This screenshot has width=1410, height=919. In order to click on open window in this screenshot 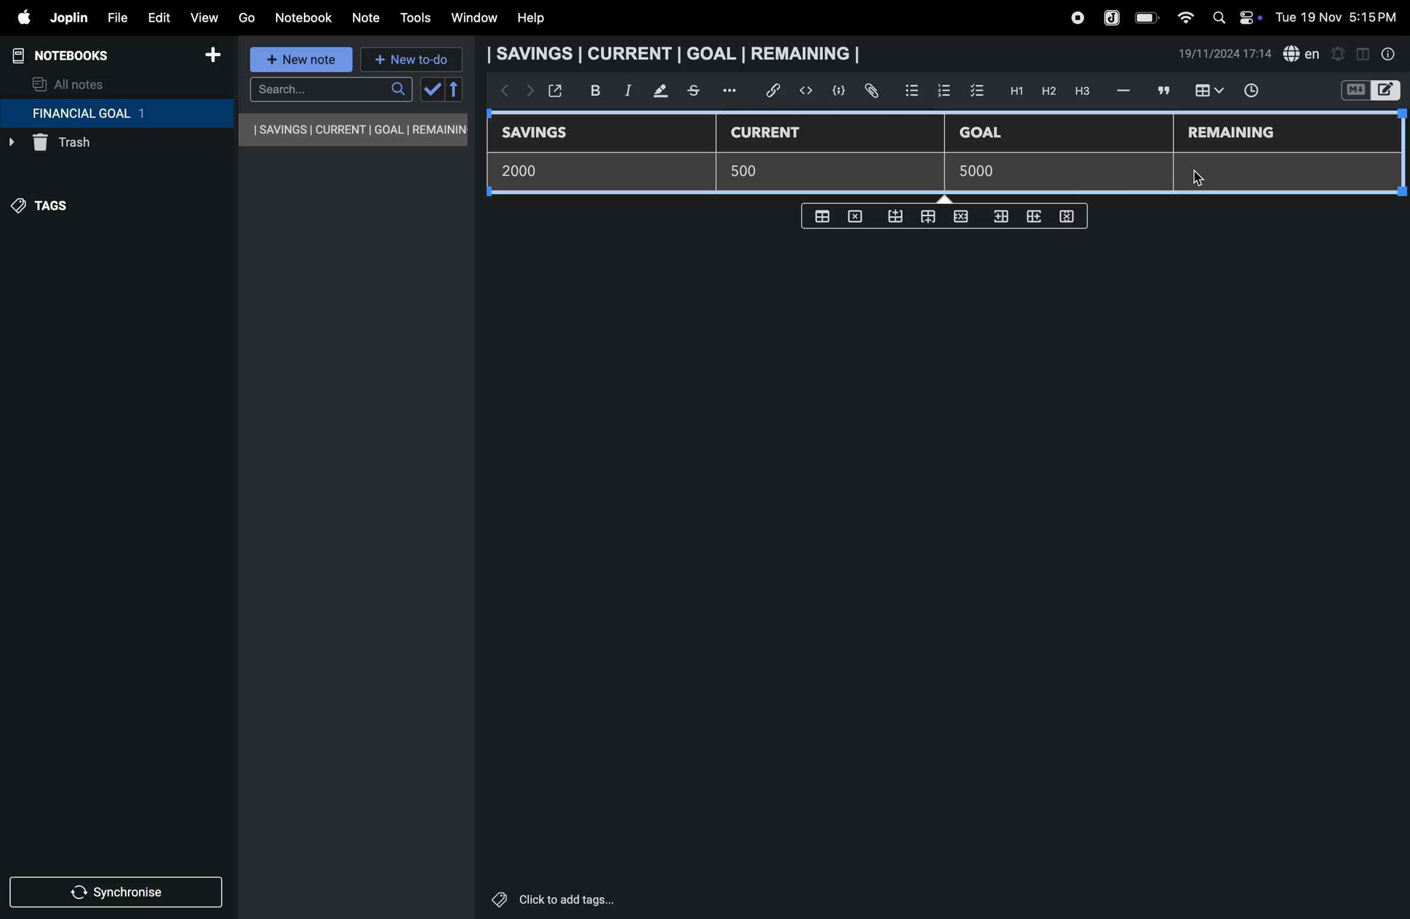, I will do `click(554, 91)`.